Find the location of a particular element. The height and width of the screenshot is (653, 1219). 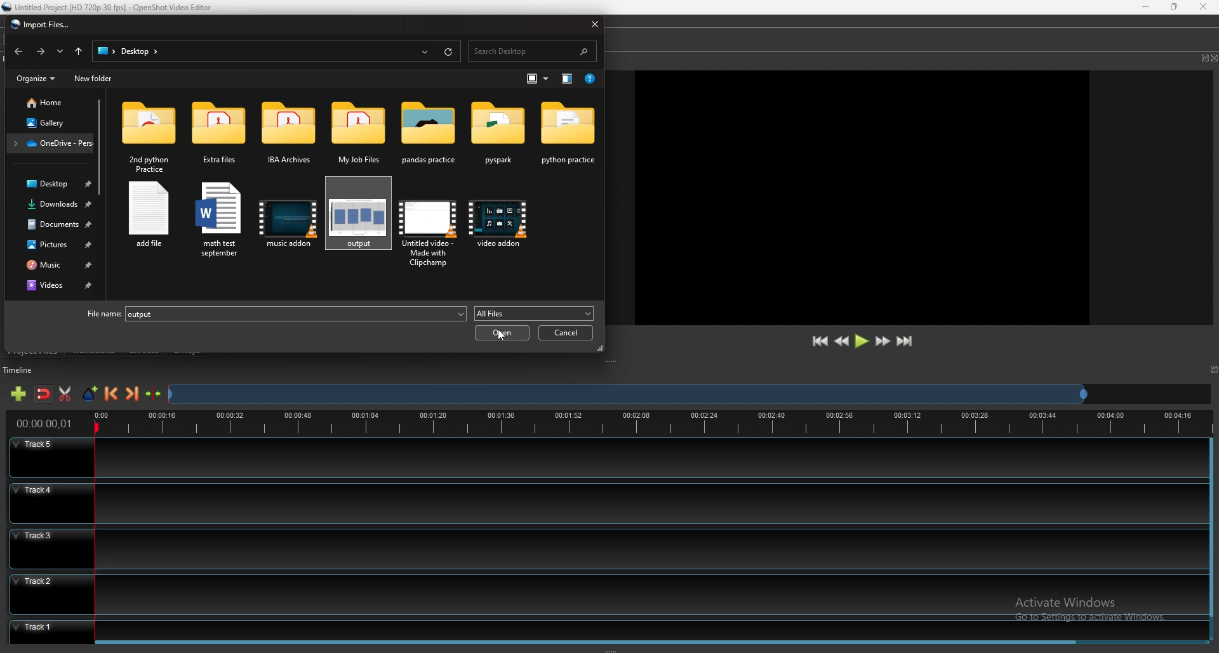

project files is located at coordinates (34, 351).